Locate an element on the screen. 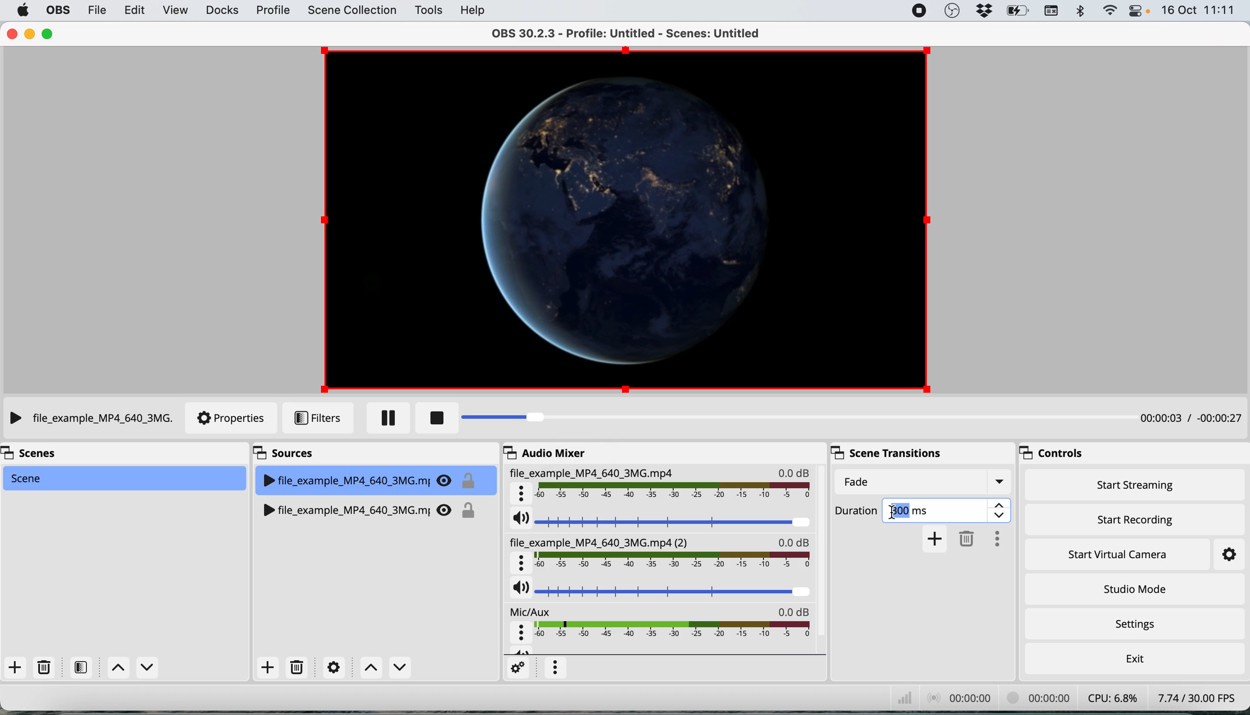 The width and height of the screenshot is (1250, 715). scene transitions is located at coordinates (881, 452).